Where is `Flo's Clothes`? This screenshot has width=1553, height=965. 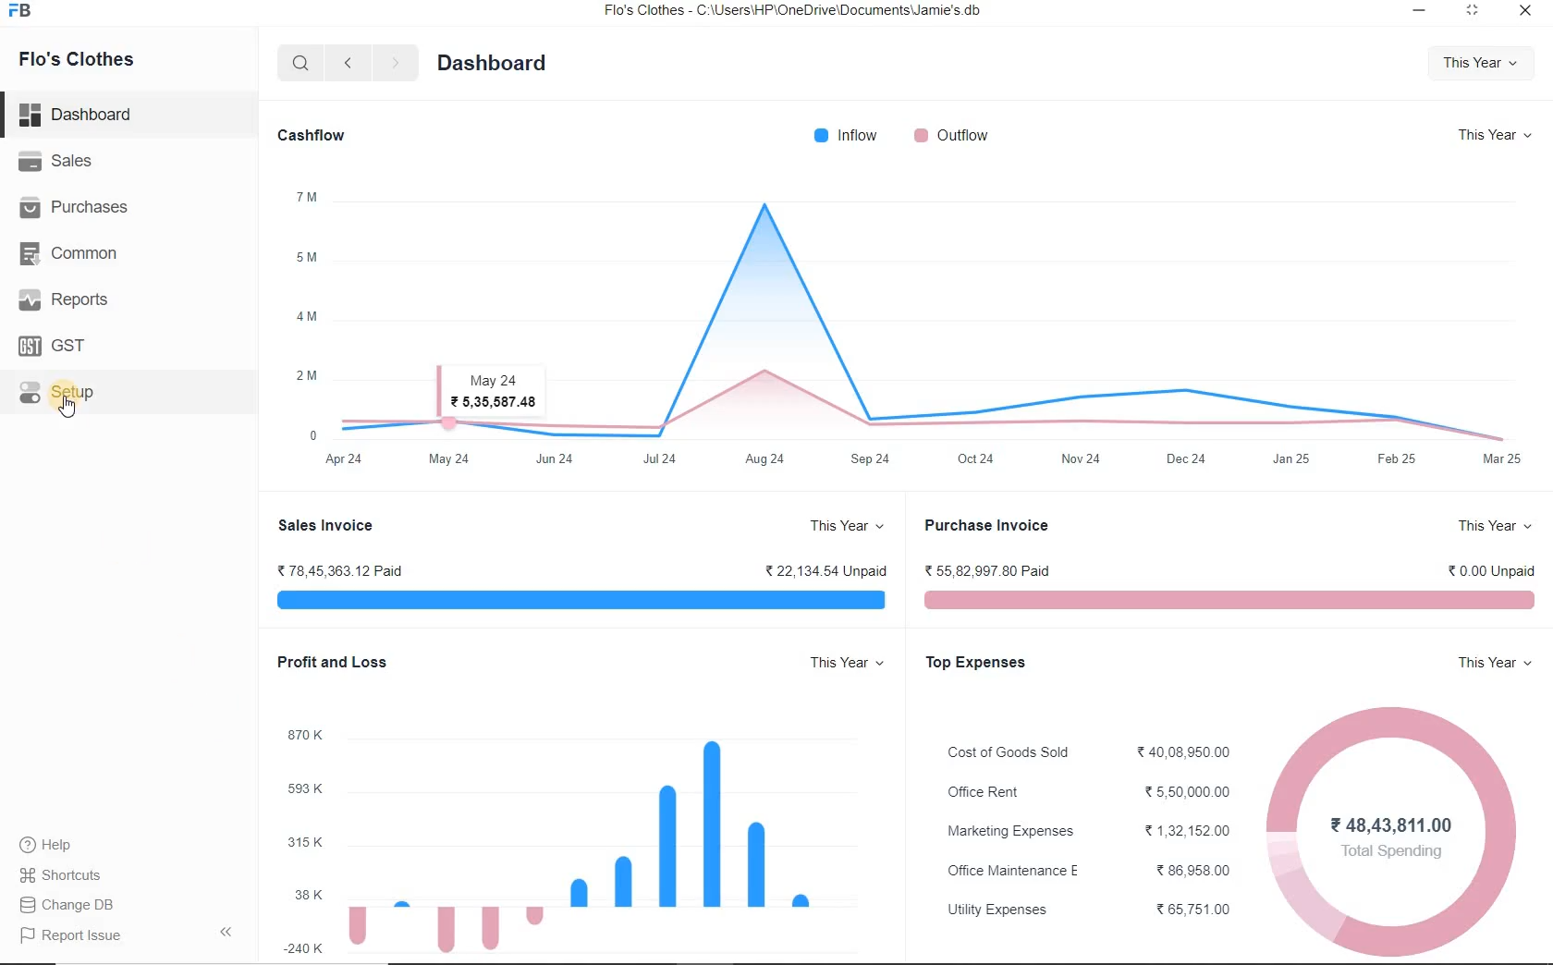
Flo's Clothes is located at coordinates (79, 59).